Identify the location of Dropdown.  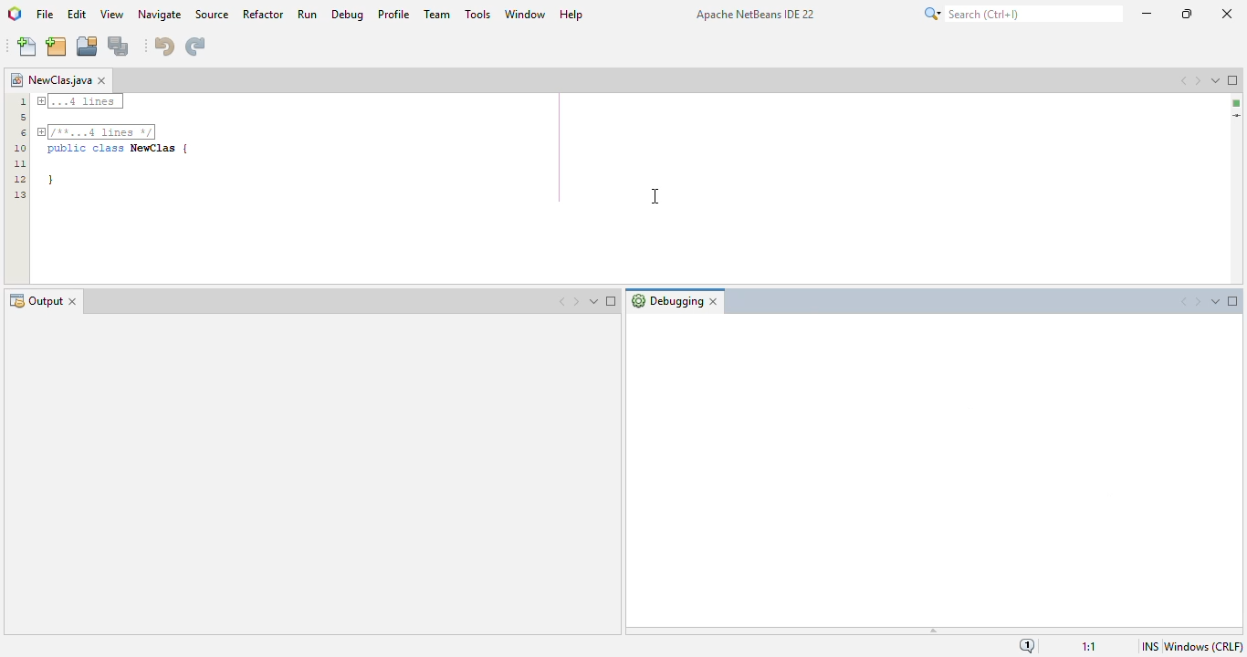
(1213, 302).